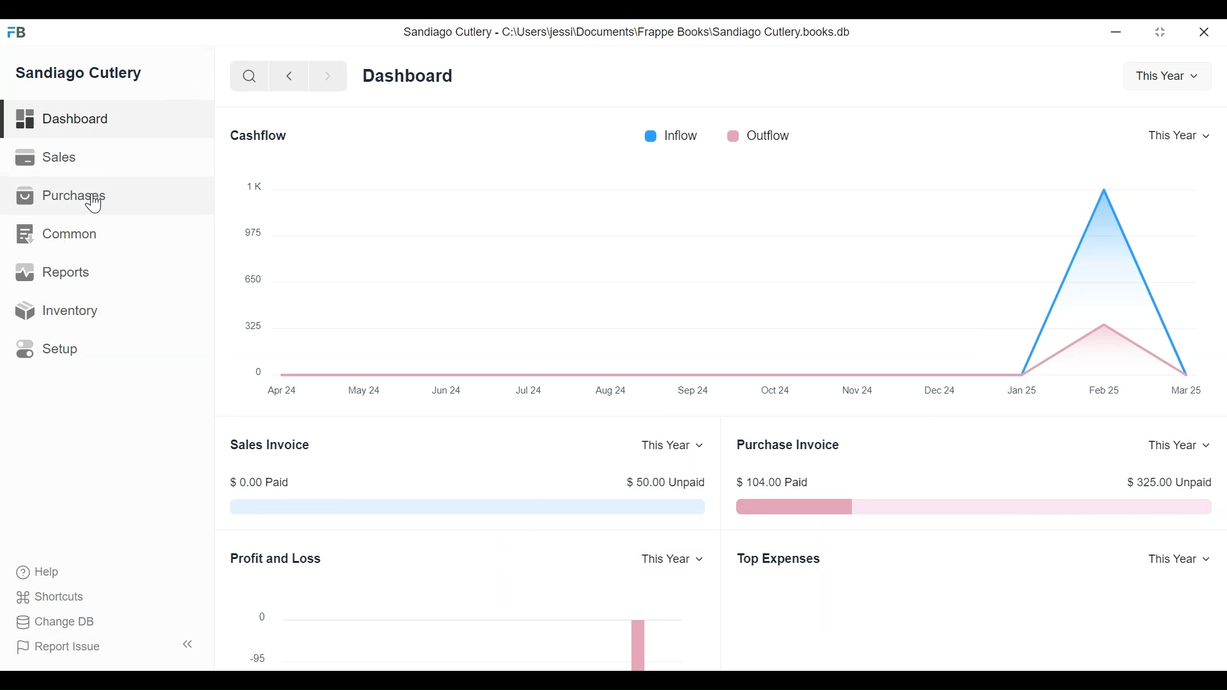 The image size is (1227, 690). I want to click on This Year , so click(674, 441).